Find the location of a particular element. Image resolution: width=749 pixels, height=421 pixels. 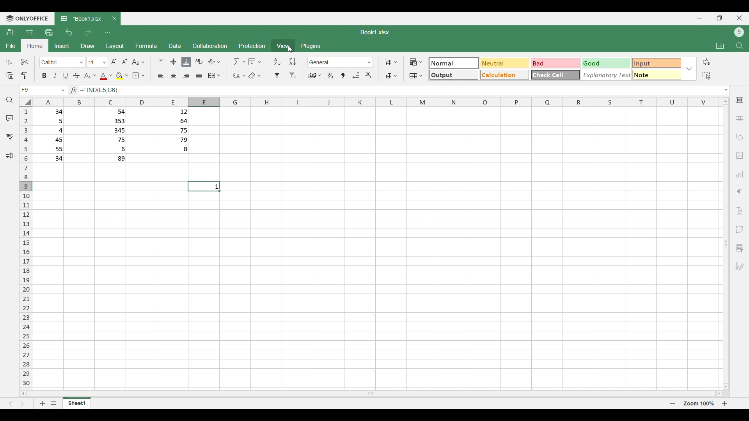

Borders is located at coordinates (138, 76).